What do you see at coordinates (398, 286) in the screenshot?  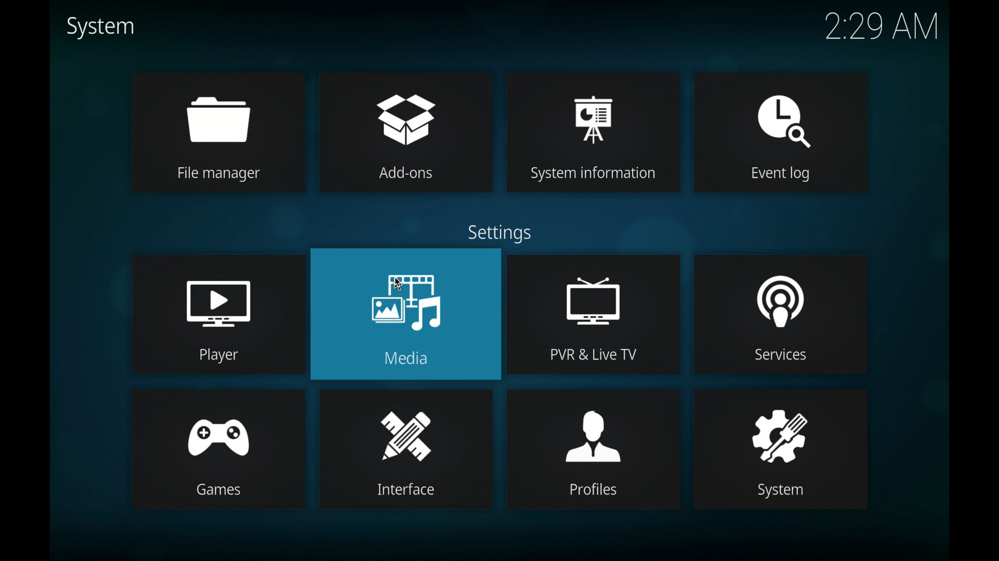 I see `cursor` at bounding box center [398, 286].